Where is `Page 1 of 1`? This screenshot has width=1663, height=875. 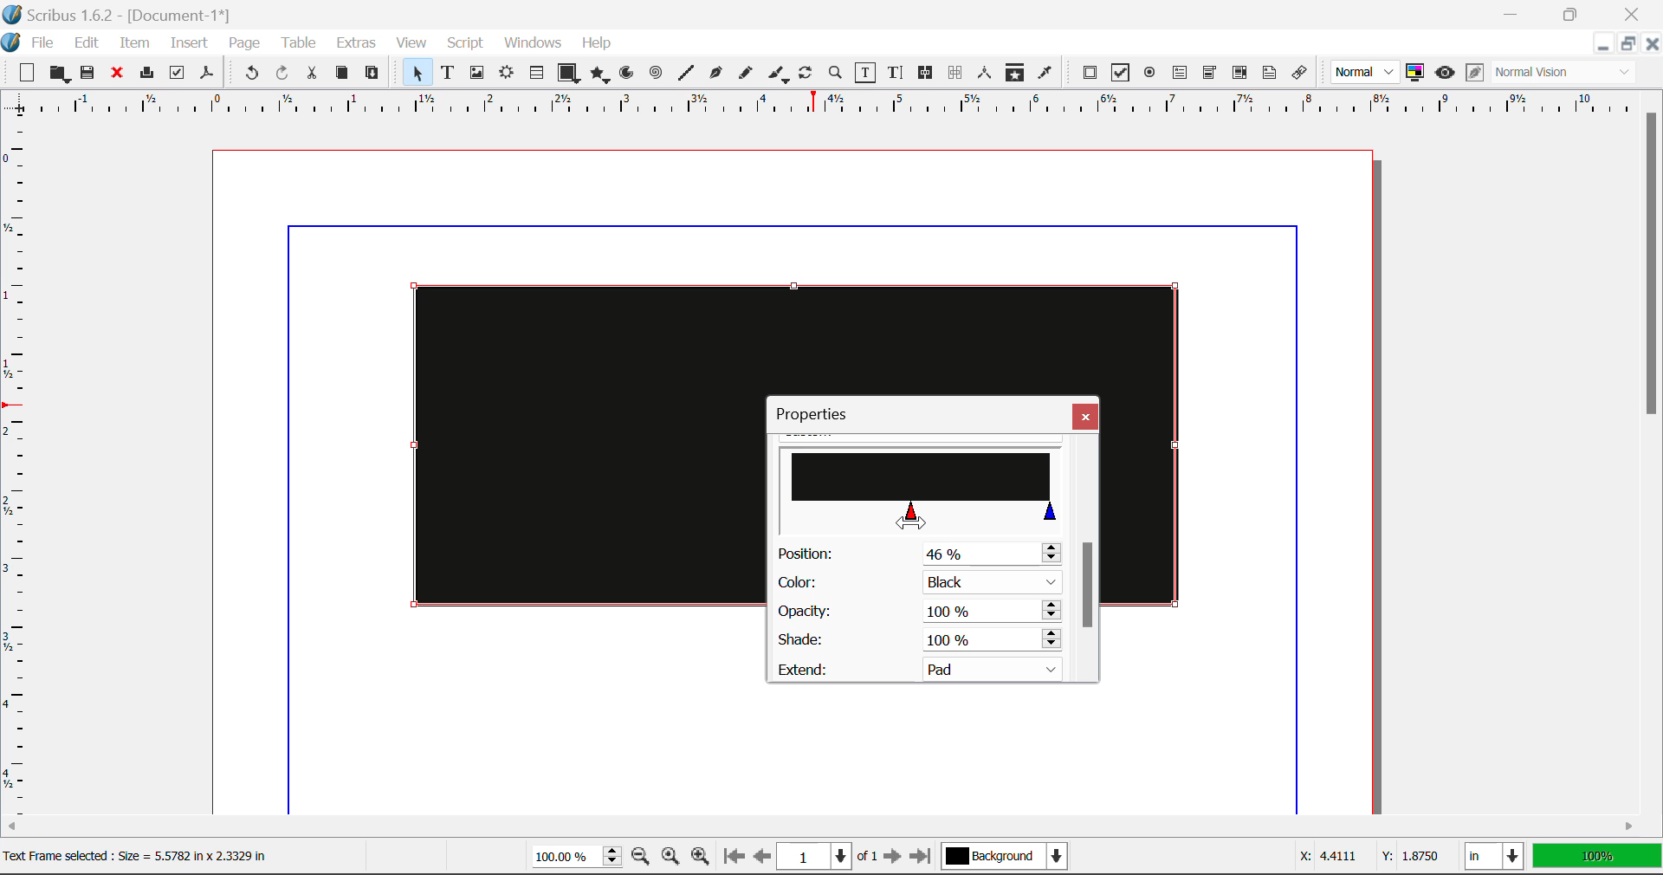
Page 1 of 1 is located at coordinates (827, 859).